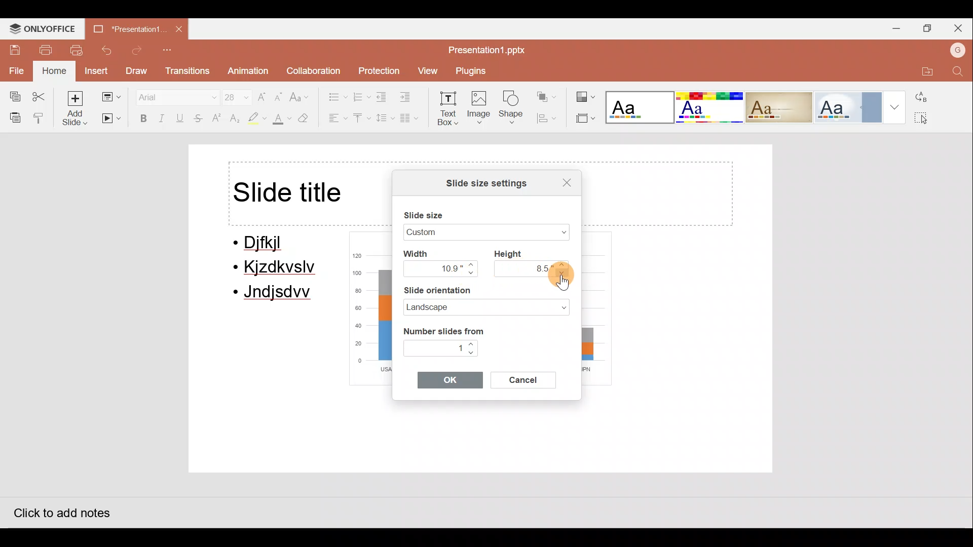 This screenshot has height=547, width=973. Describe the element at coordinates (563, 280) in the screenshot. I see `Cursor on navigate down` at that location.